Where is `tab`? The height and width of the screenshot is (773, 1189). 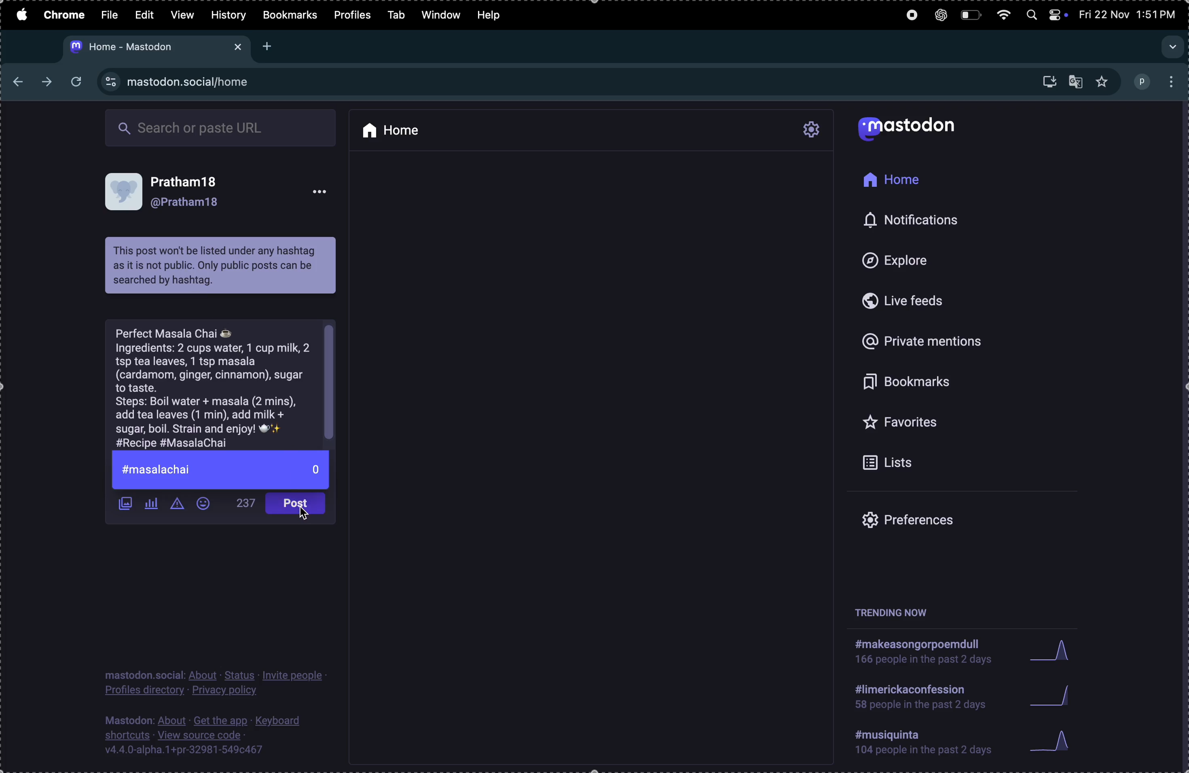
tab is located at coordinates (395, 14).